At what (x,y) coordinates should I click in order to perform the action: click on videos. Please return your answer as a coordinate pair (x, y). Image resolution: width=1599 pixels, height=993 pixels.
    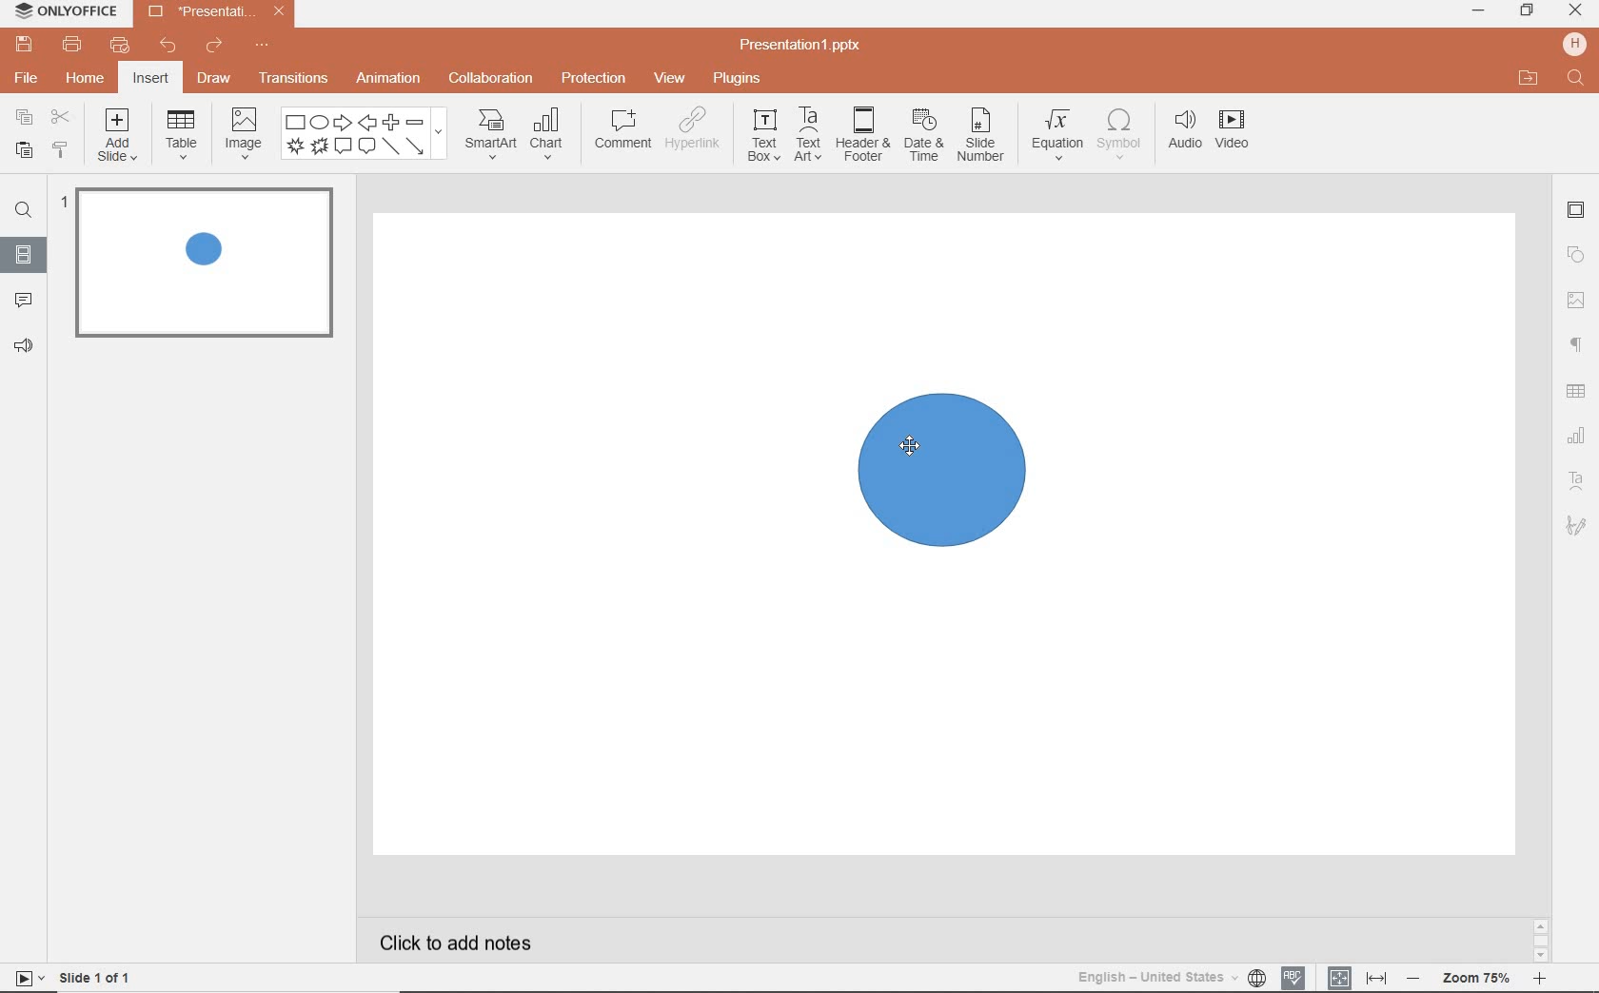
    Looking at the image, I should click on (1234, 131).